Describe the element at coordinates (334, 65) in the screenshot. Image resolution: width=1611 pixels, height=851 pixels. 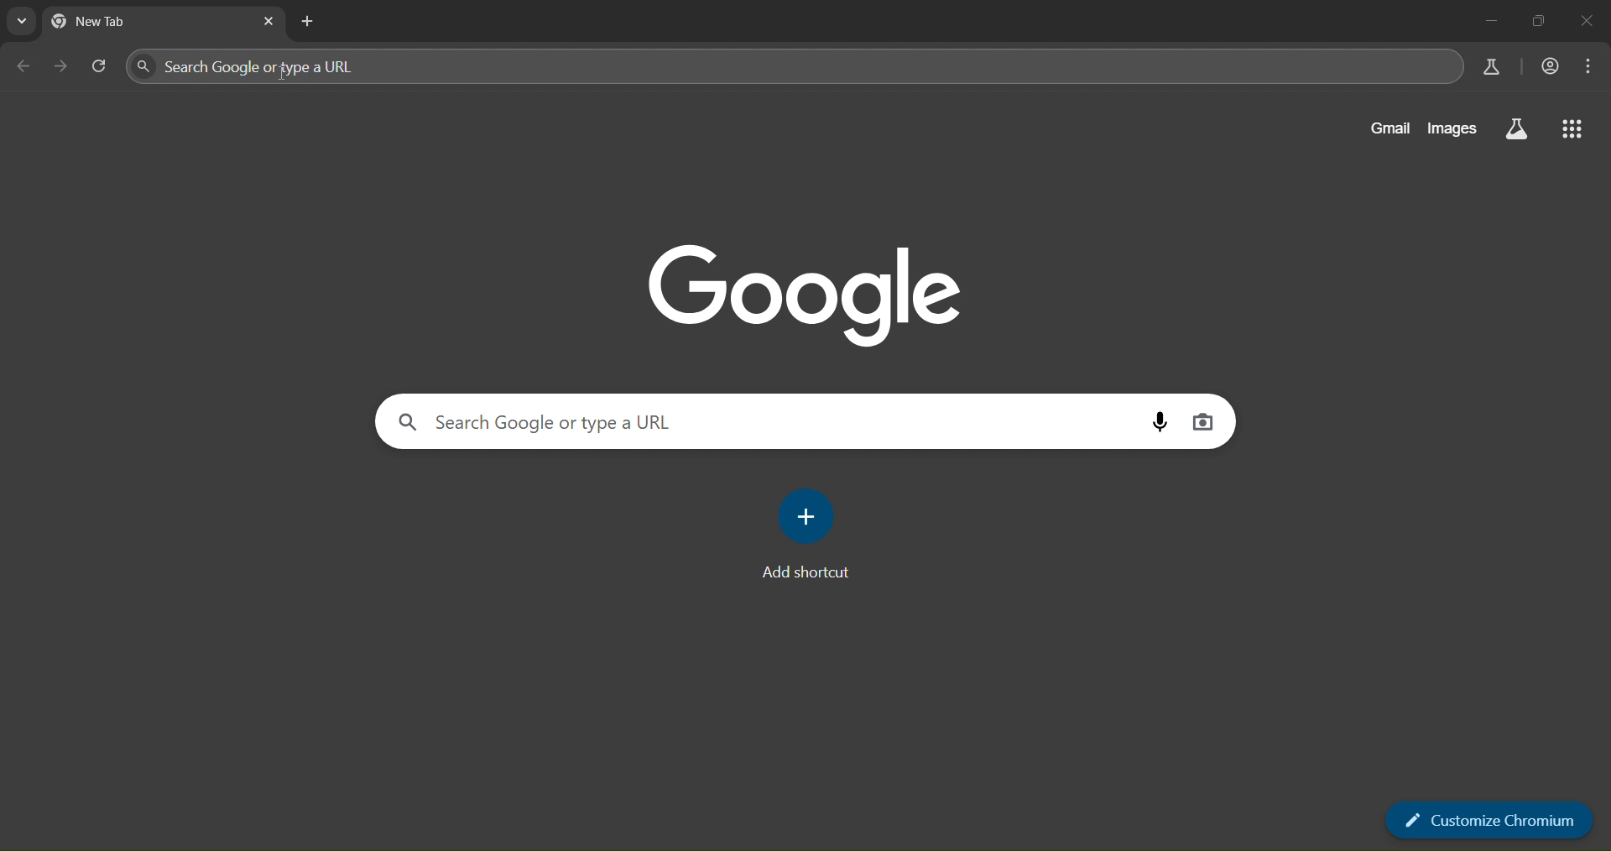
I see `search panel` at that location.